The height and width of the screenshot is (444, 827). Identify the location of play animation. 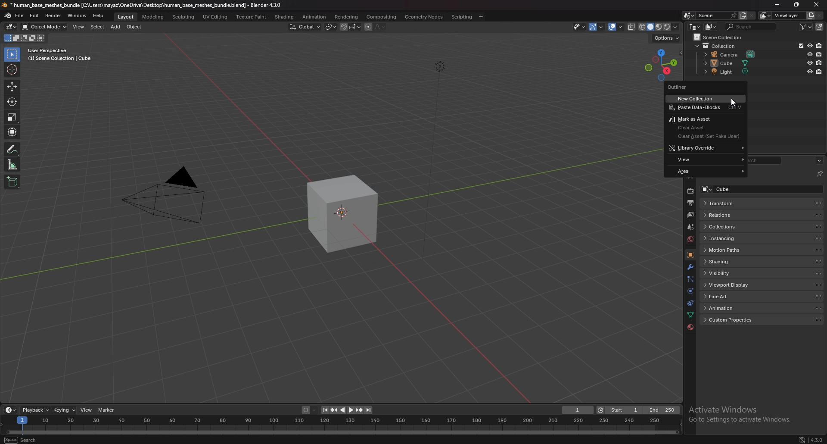
(347, 410).